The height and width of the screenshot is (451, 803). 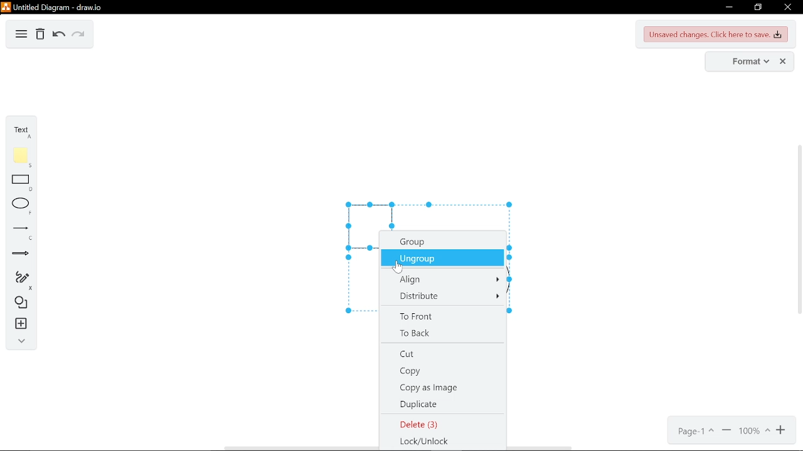 What do you see at coordinates (726, 431) in the screenshot?
I see `zoom out` at bounding box center [726, 431].